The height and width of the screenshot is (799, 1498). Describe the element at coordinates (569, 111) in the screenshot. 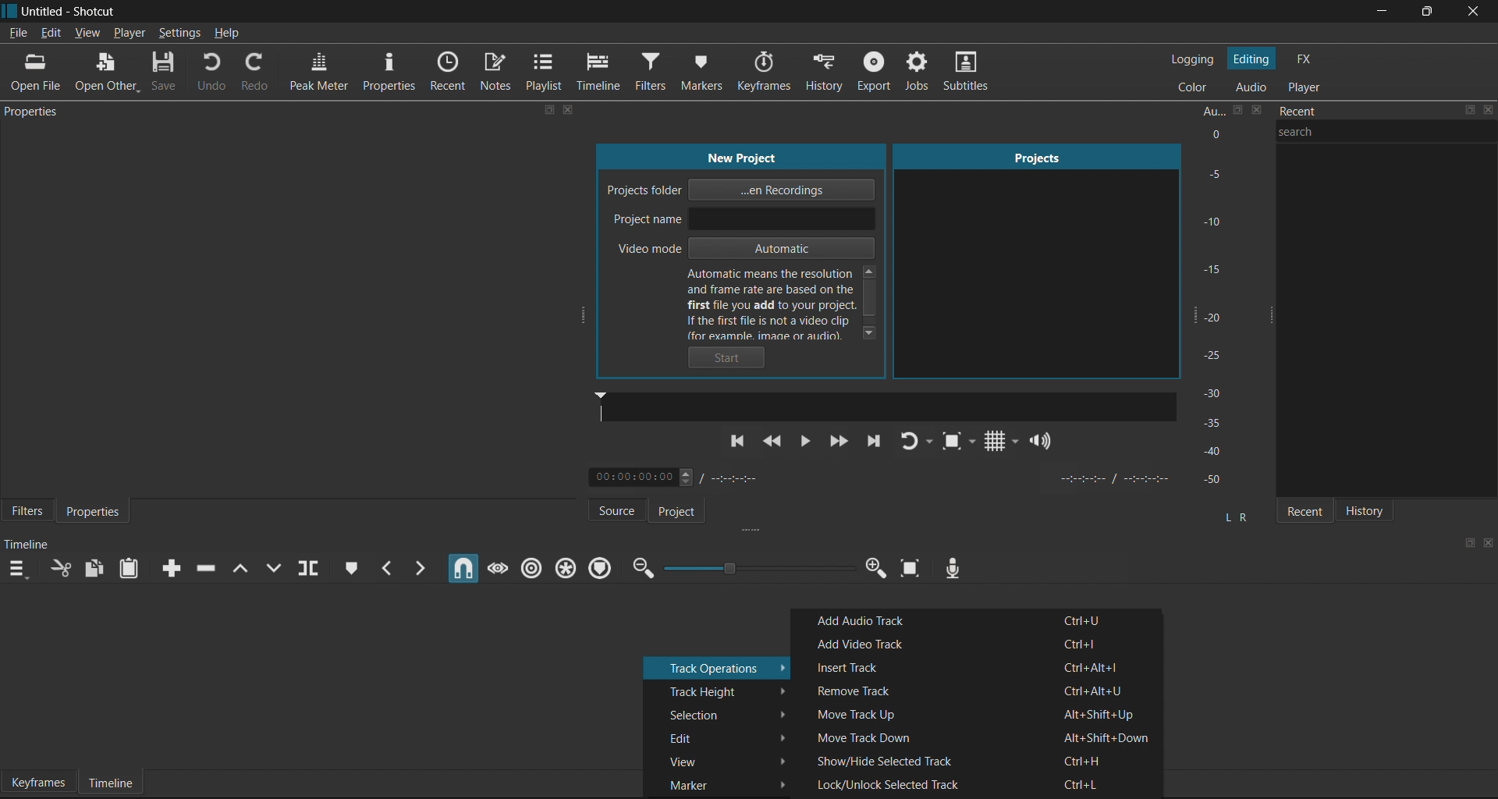

I see `close ` at that location.